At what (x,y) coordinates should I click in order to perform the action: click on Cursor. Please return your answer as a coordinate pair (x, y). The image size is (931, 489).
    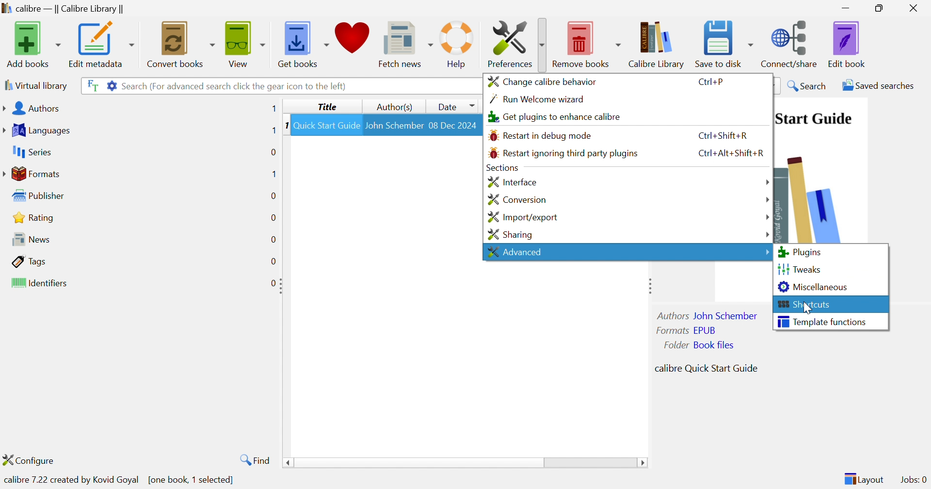
    Looking at the image, I should click on (810, 308).